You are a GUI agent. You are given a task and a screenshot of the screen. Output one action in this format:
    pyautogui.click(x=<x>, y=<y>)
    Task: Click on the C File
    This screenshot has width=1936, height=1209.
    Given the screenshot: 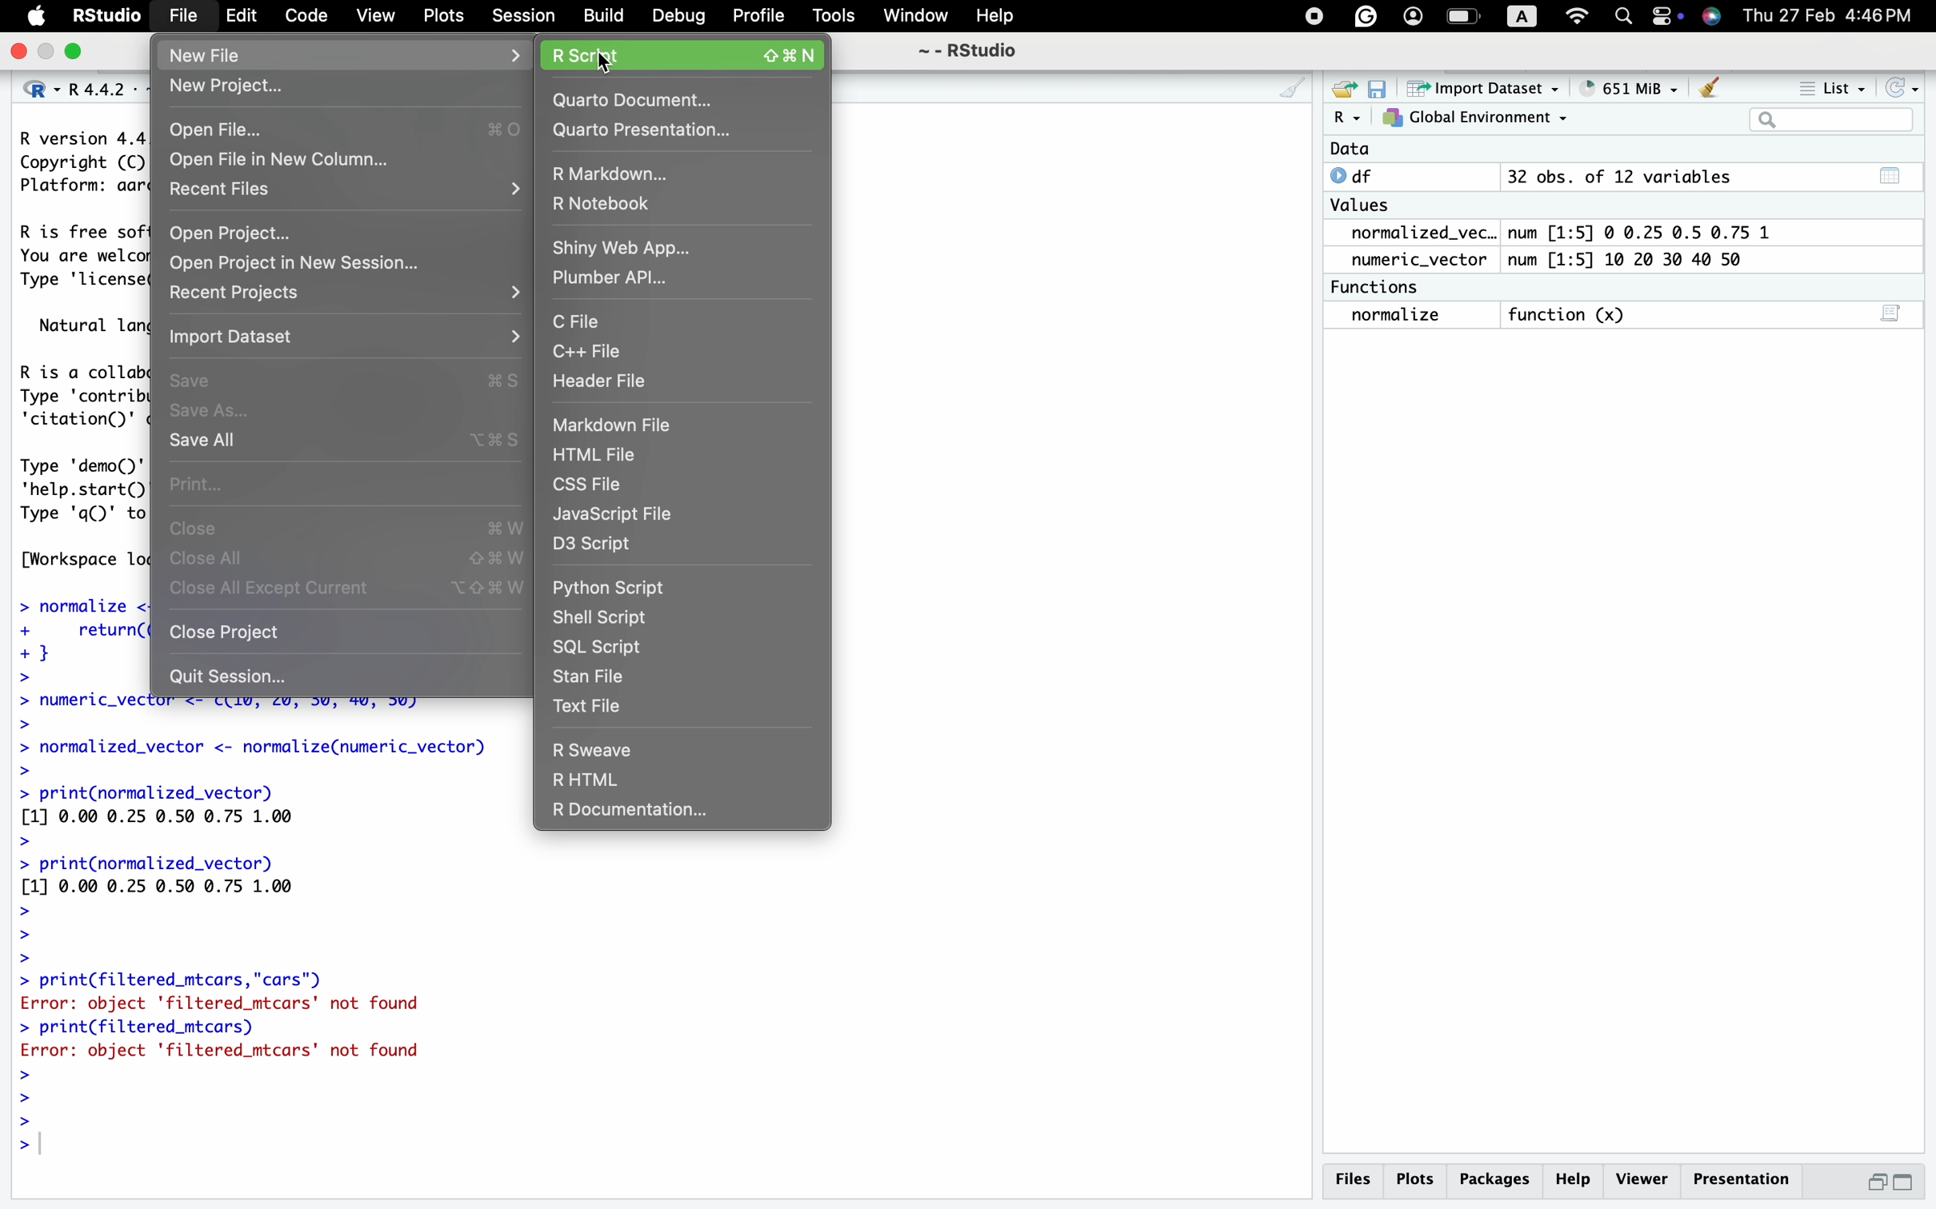 What is the action you would take?
    pyautogui.click(x=589, y=321)
    